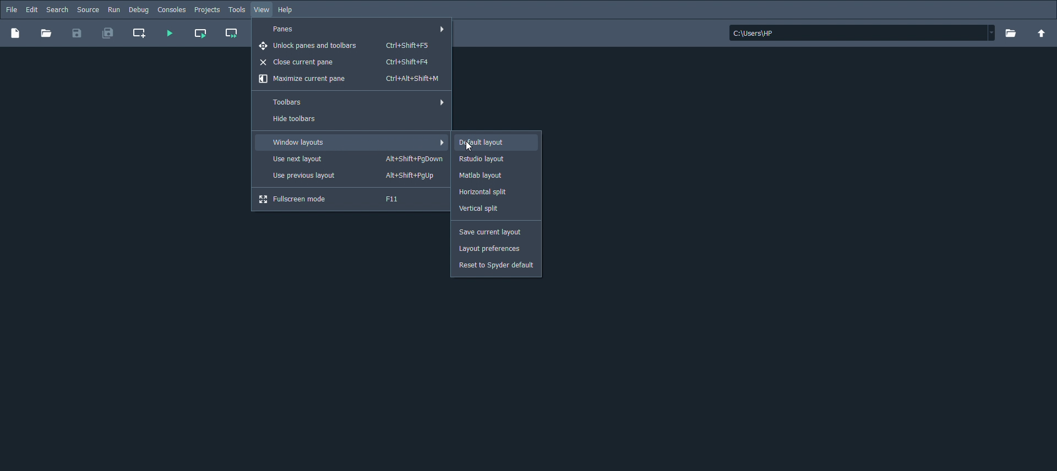  I want to click on Search, so click(57, 9).